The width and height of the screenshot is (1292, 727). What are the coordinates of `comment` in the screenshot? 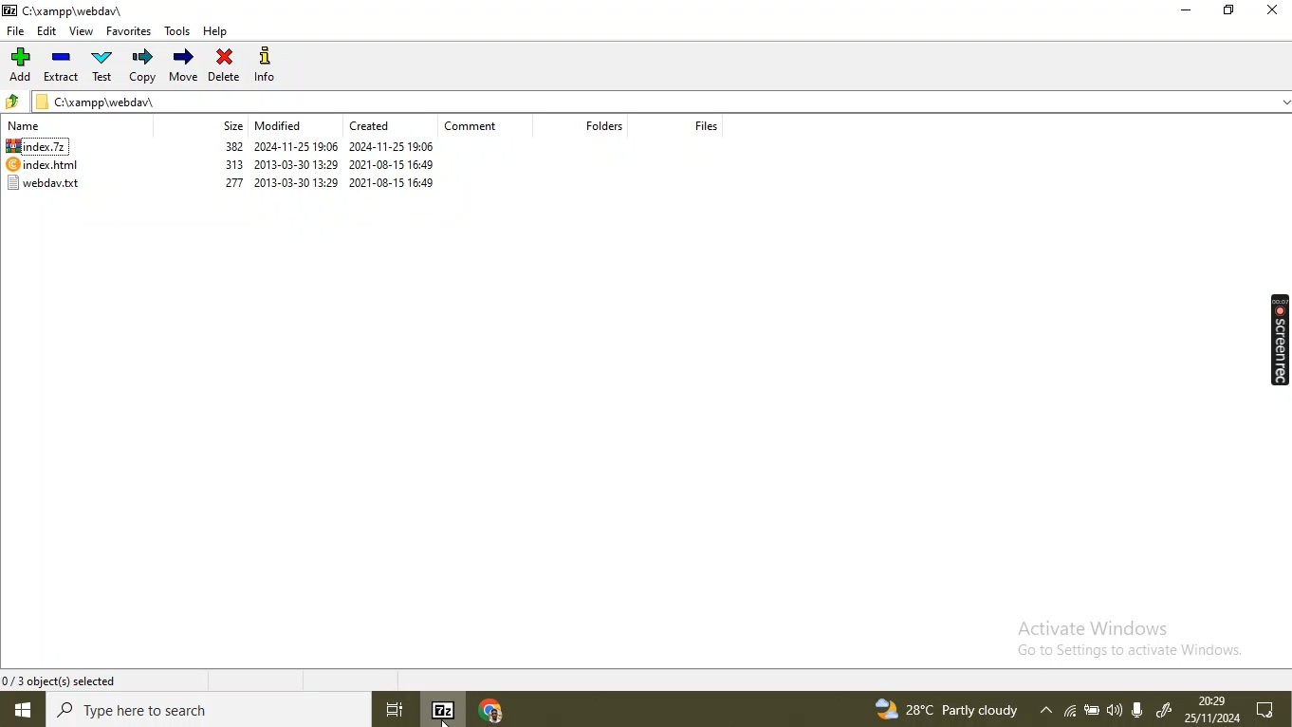 It's located at (486, 126).